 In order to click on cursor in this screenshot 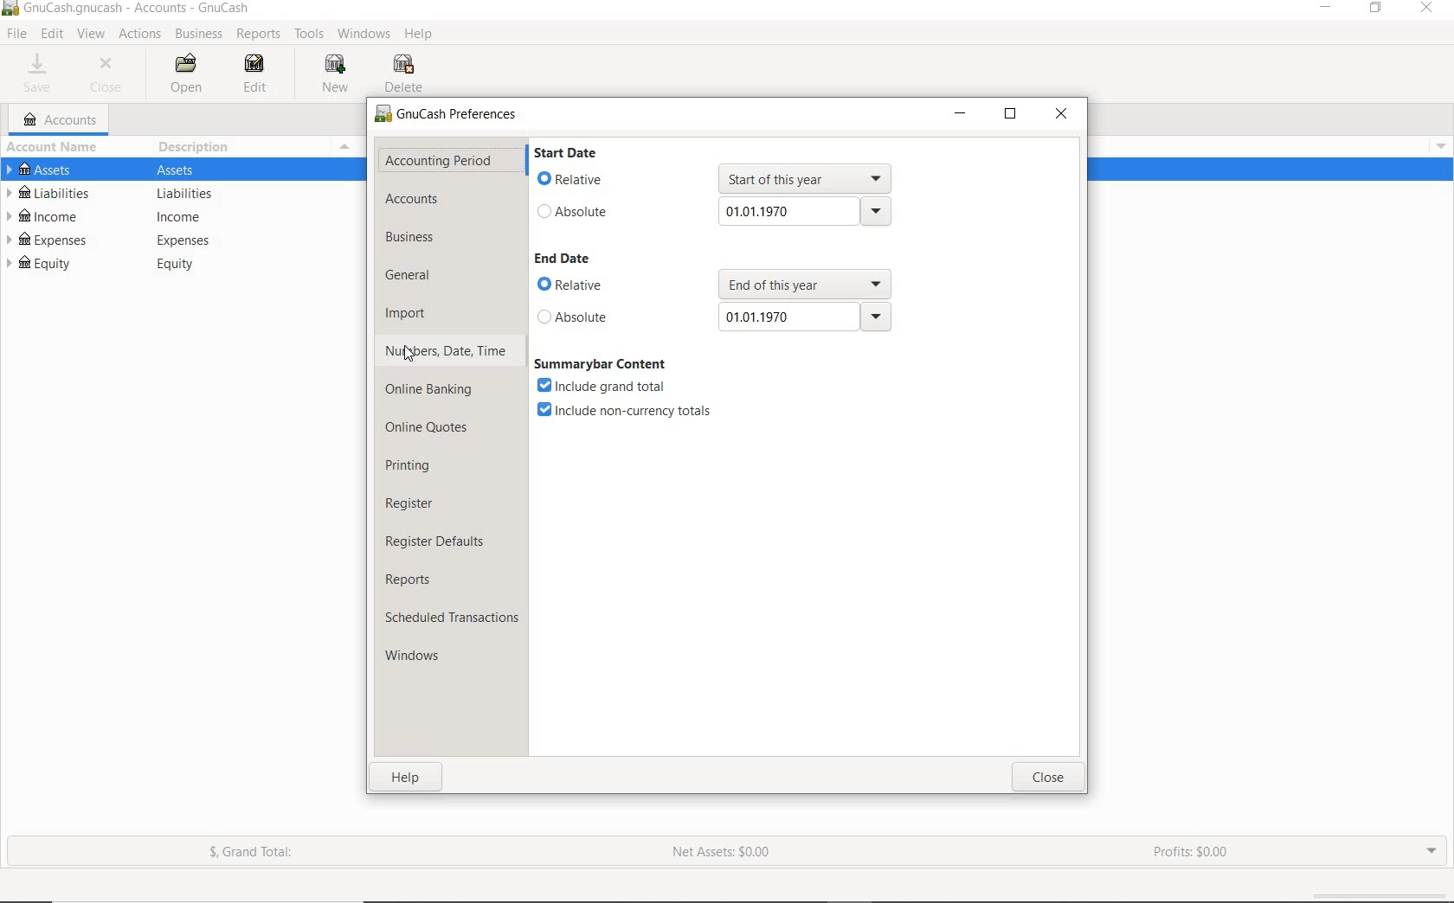, I will do `click(407, 353)`.